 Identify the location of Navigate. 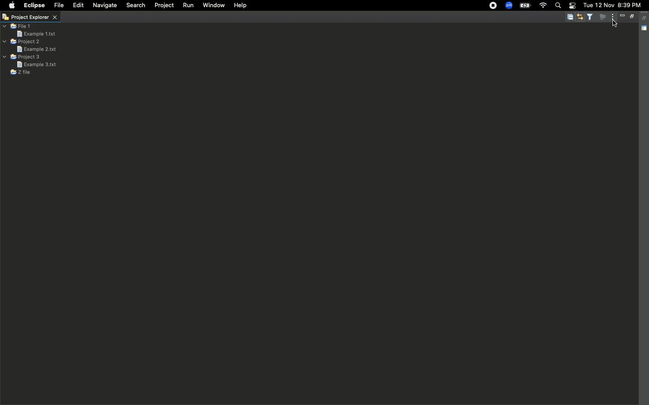
(105, 5).